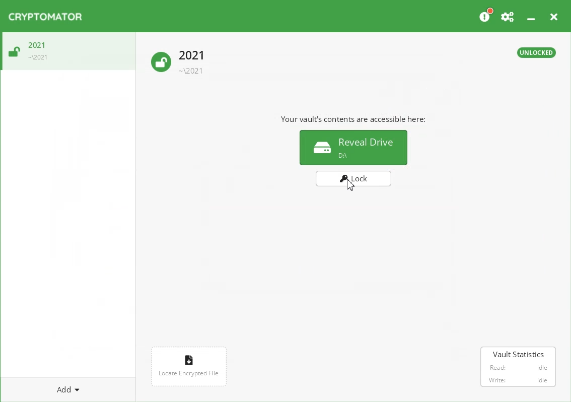  What do you see at coordinates (29, 49) in the screenshot?
I see `Unlock Vault` at bounding box center [29, 49].